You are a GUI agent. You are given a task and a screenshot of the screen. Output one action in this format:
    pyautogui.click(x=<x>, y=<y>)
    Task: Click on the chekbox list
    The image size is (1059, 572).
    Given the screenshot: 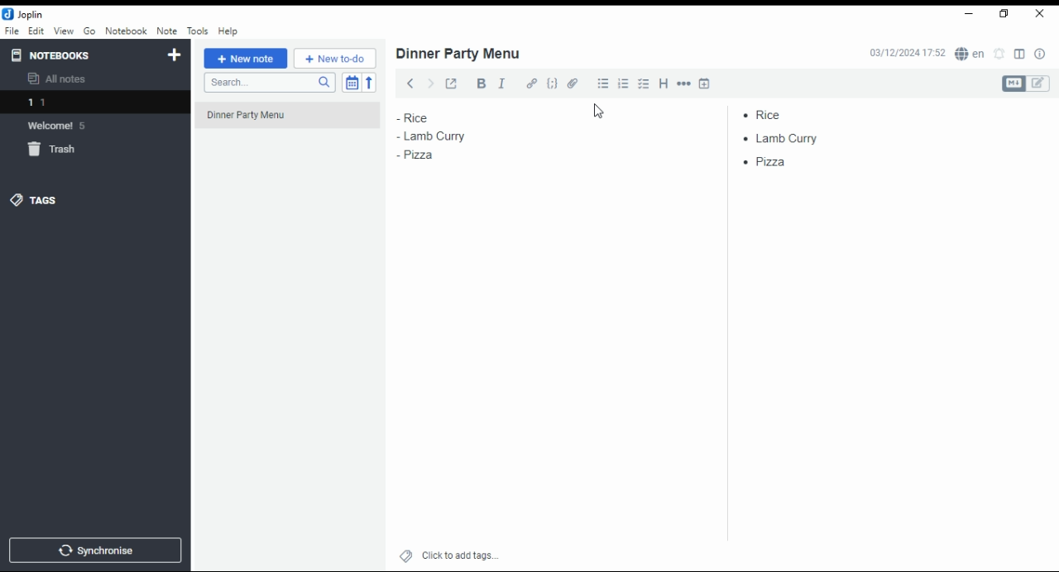 What is the action you would take?
    pyautogui.click(x=645, y=83)
    